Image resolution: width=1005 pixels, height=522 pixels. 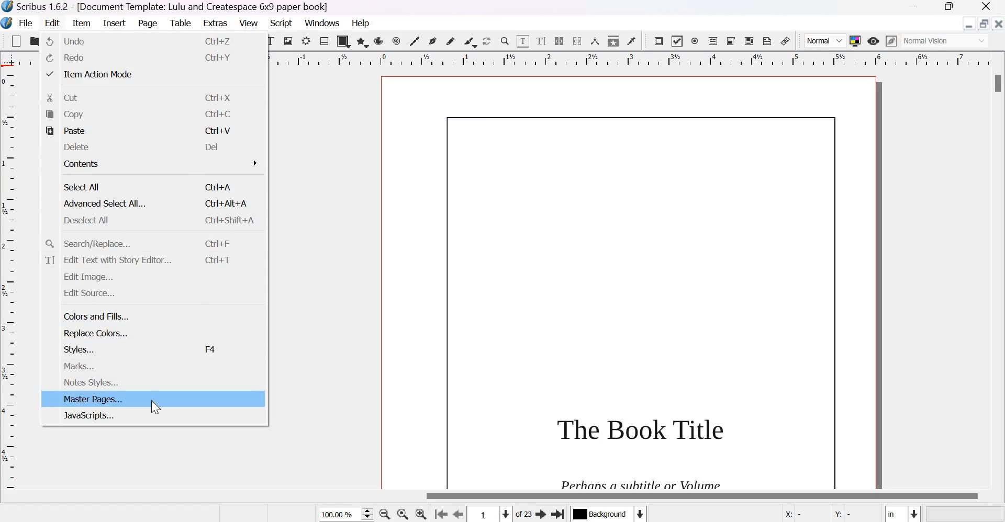 I want to click on notes styles..., so click(x=91, y=383).